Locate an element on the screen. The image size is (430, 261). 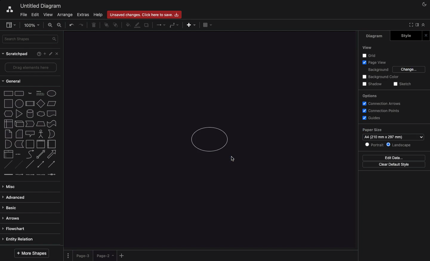
Waypoints is located at coordinates (173, 25).